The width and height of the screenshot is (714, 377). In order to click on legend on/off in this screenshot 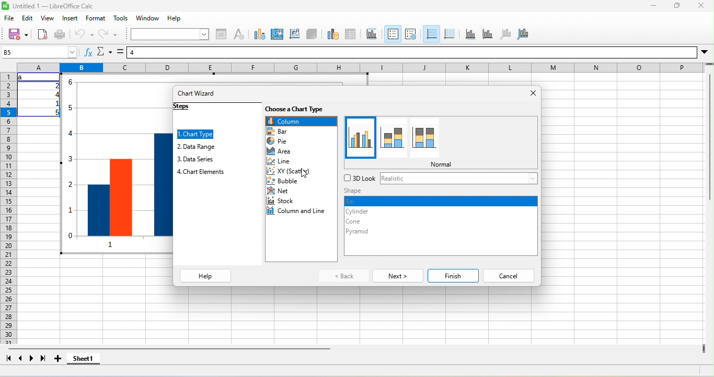, I will do `click(393, 34)`.